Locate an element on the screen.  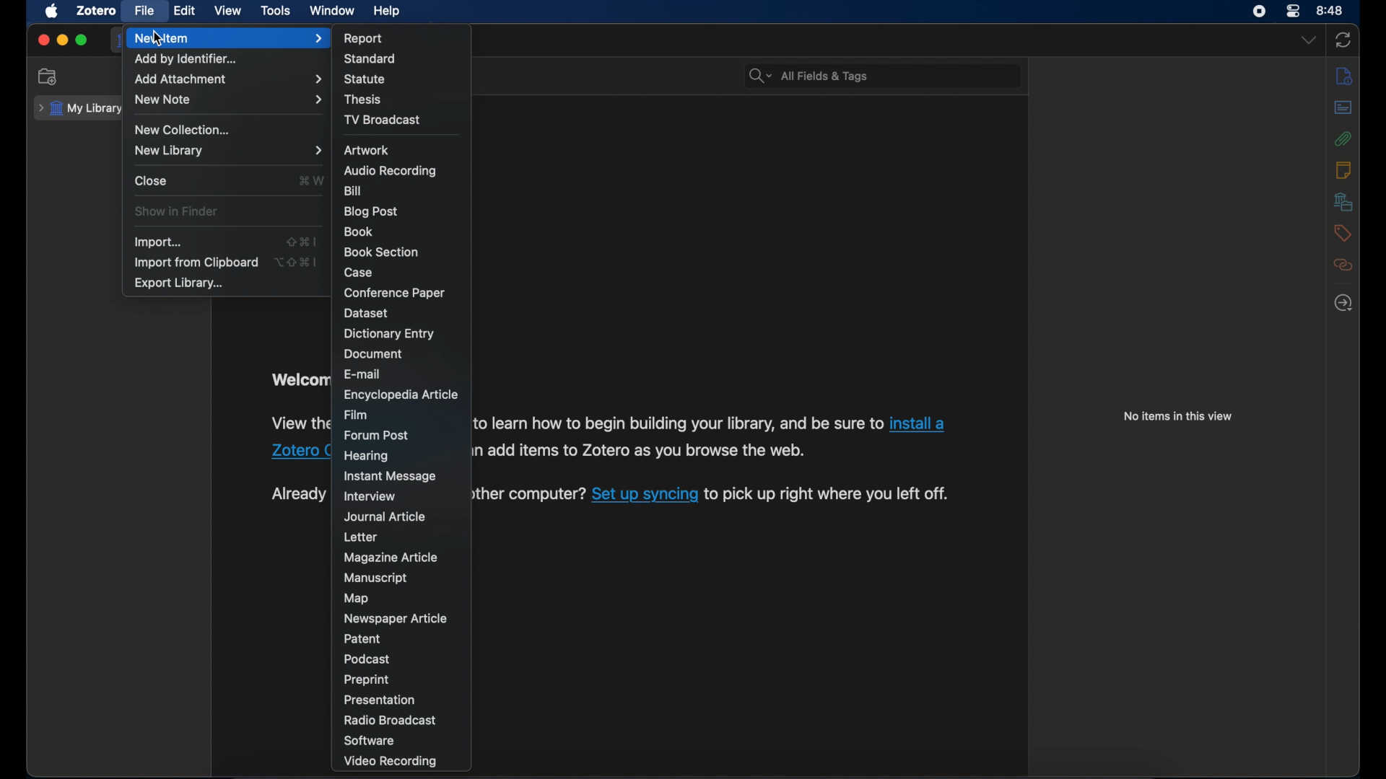
control center is located at coordinates (1294, 12).